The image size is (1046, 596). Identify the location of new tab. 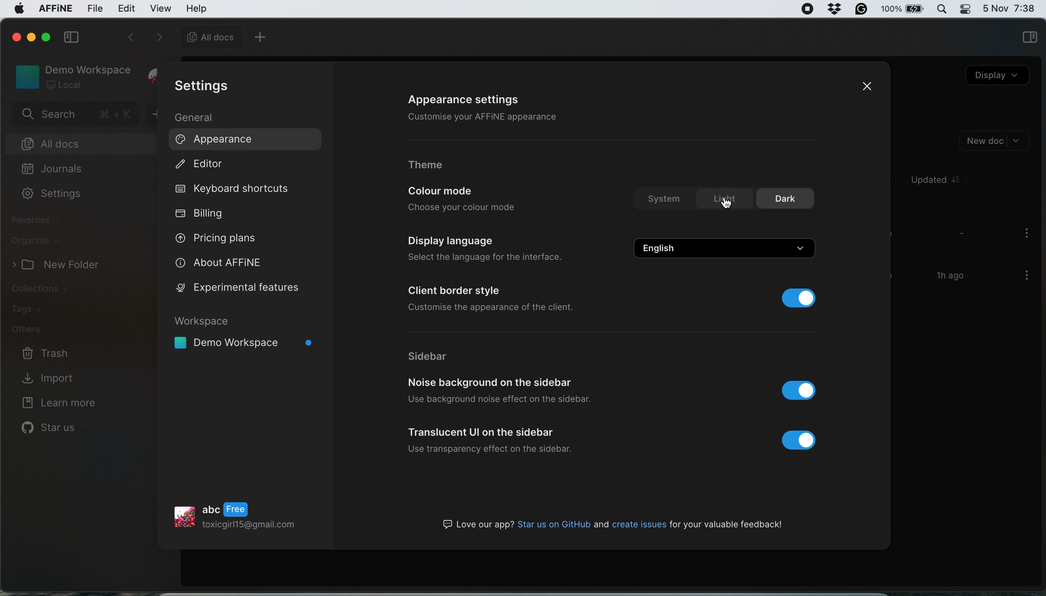
(263, 36).